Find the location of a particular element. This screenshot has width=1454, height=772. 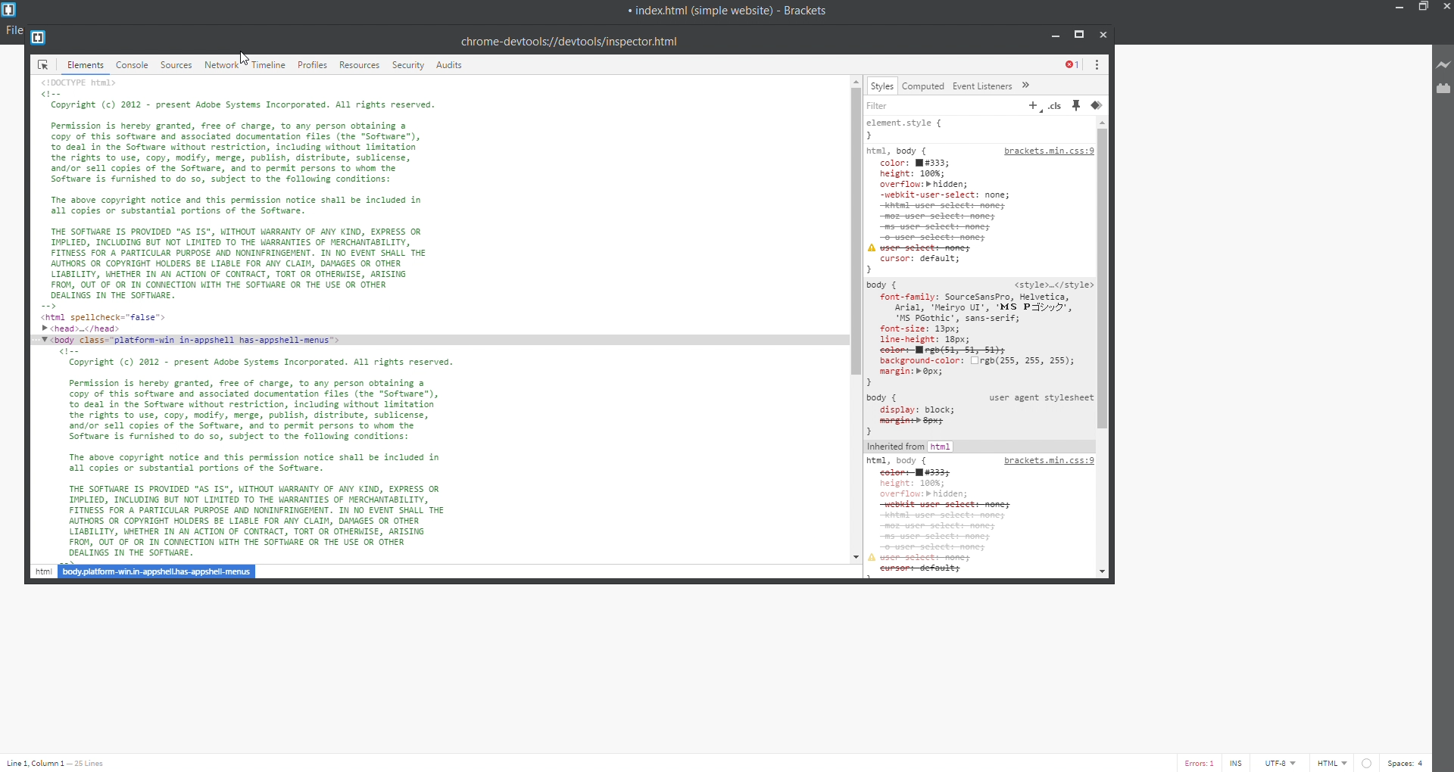

add  is located at coordinates (1037, 107).